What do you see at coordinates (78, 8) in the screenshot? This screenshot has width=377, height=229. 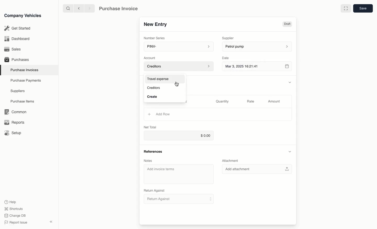 I see `previous` at bounding box center [78, 8].